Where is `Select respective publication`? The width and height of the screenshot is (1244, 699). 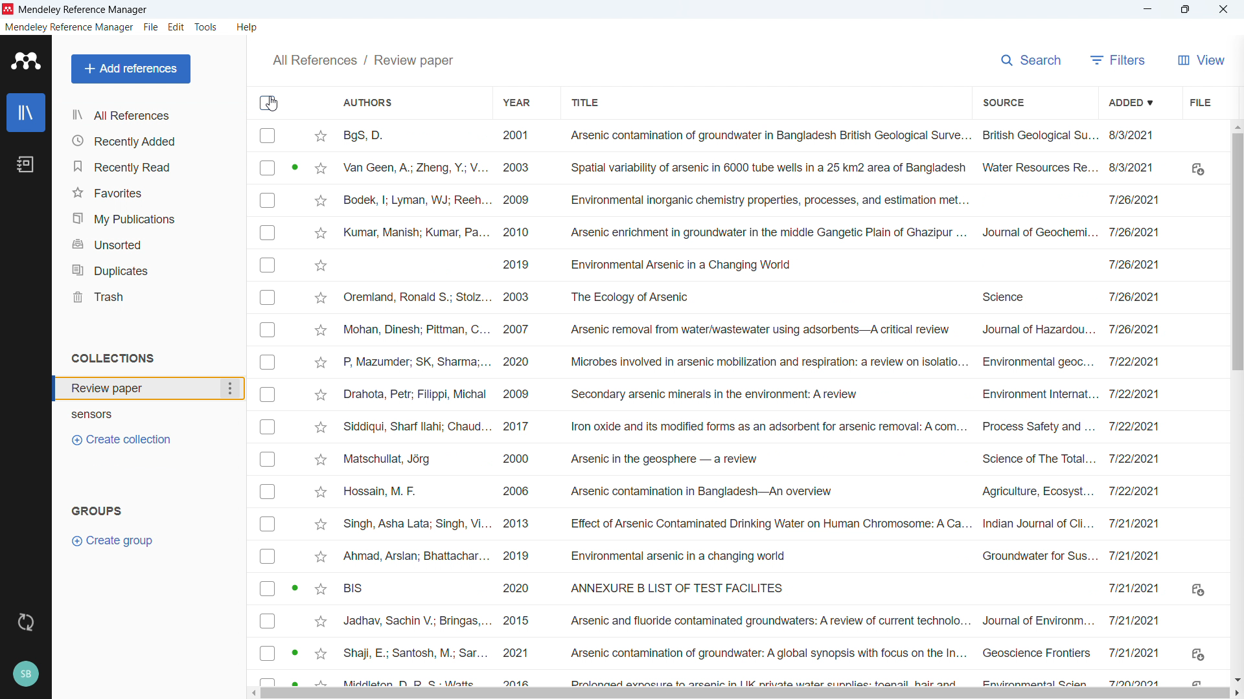
Select respective publication is located at coordinates (268, 265).